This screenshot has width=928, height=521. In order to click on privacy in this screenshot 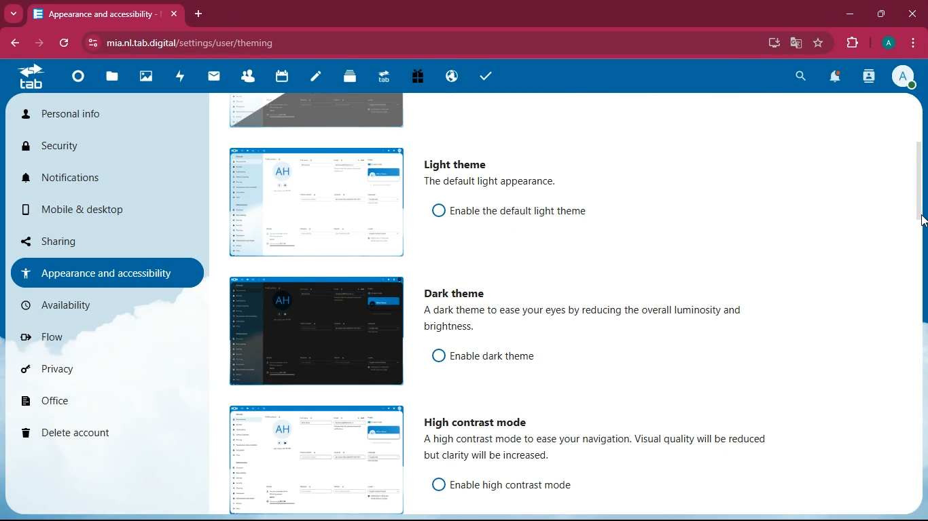, I will do `click(79, 374)`.